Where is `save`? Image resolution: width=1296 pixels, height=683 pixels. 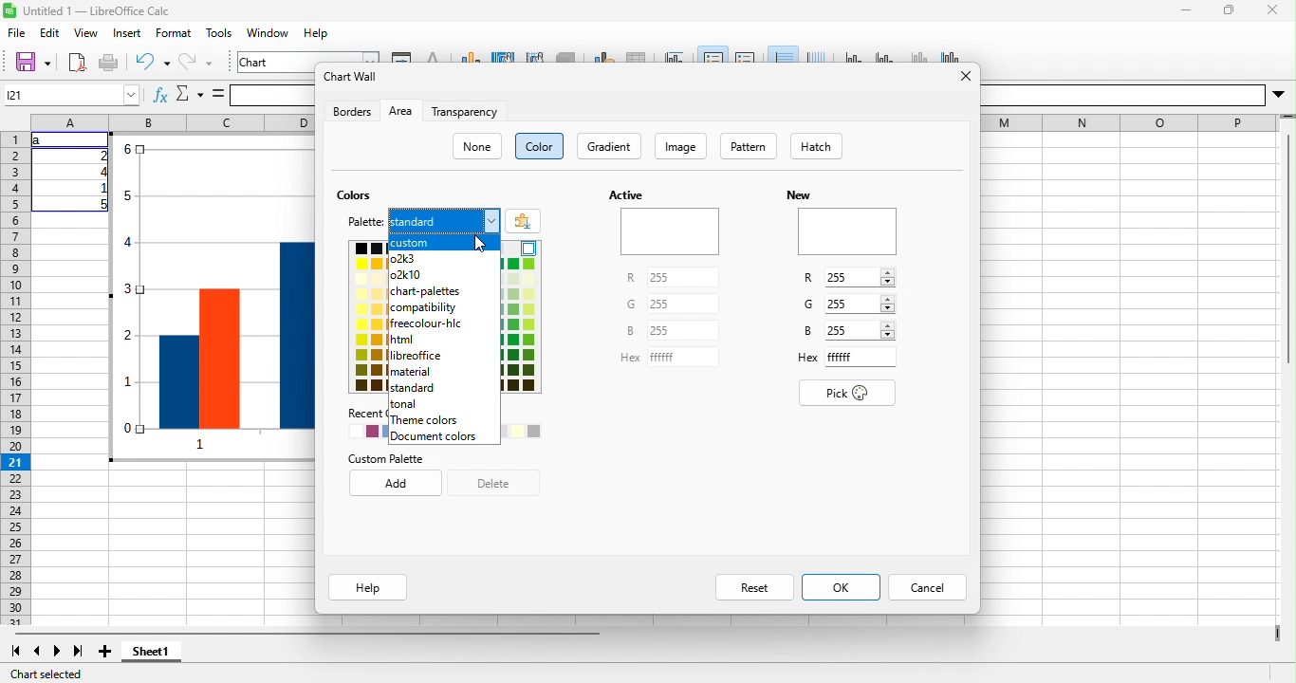 save is located at coordinates (32, 63).